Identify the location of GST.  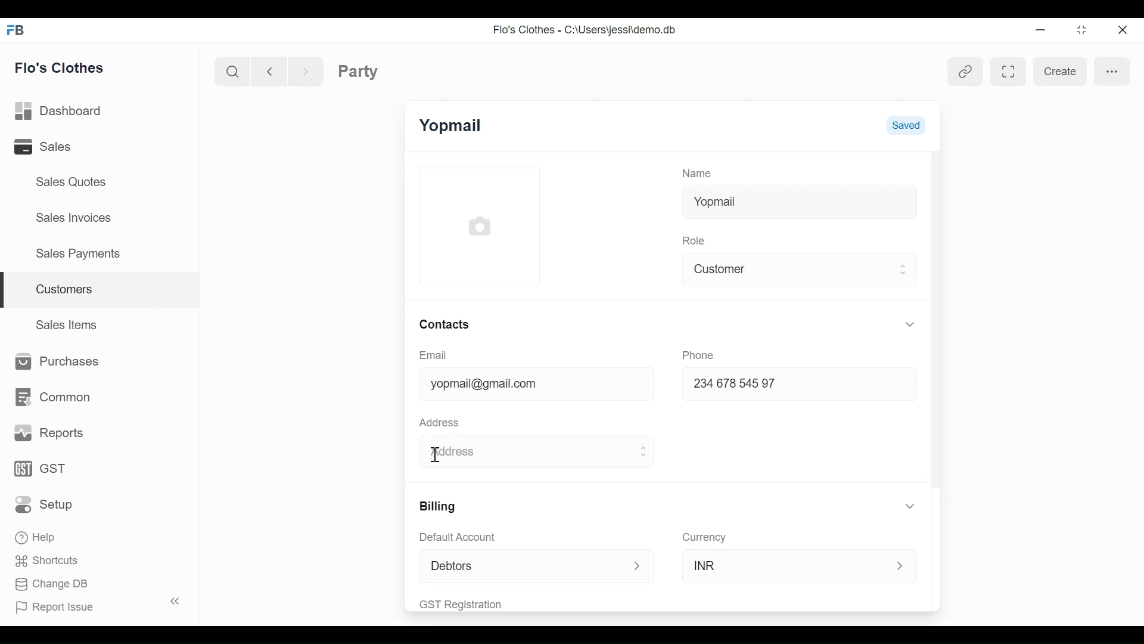
(42, 470).